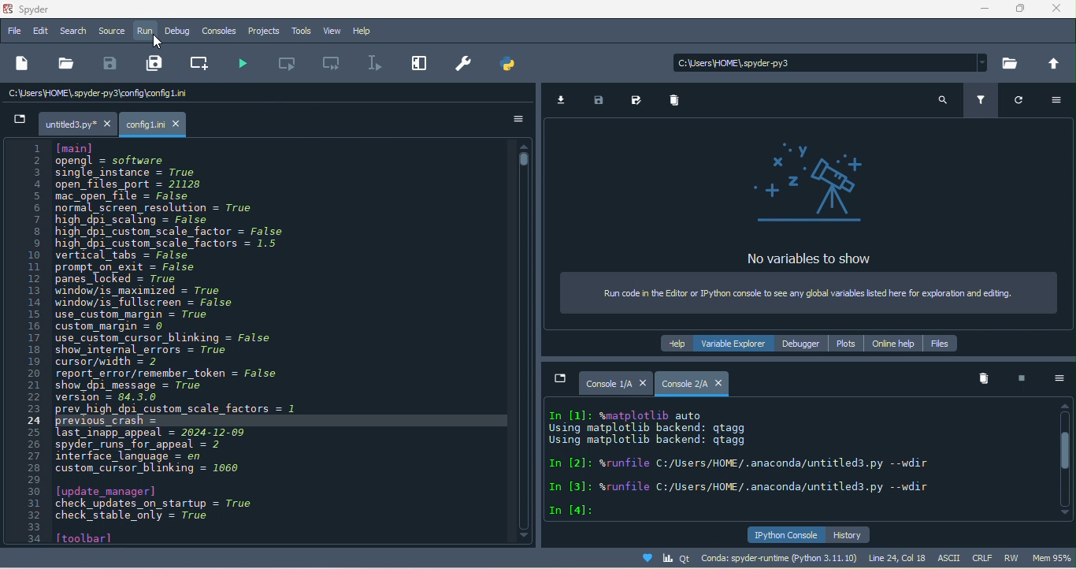  What do you see at coordinates (851, 537) in the screenshot?
I see `history` at bounding box center [851, 537].